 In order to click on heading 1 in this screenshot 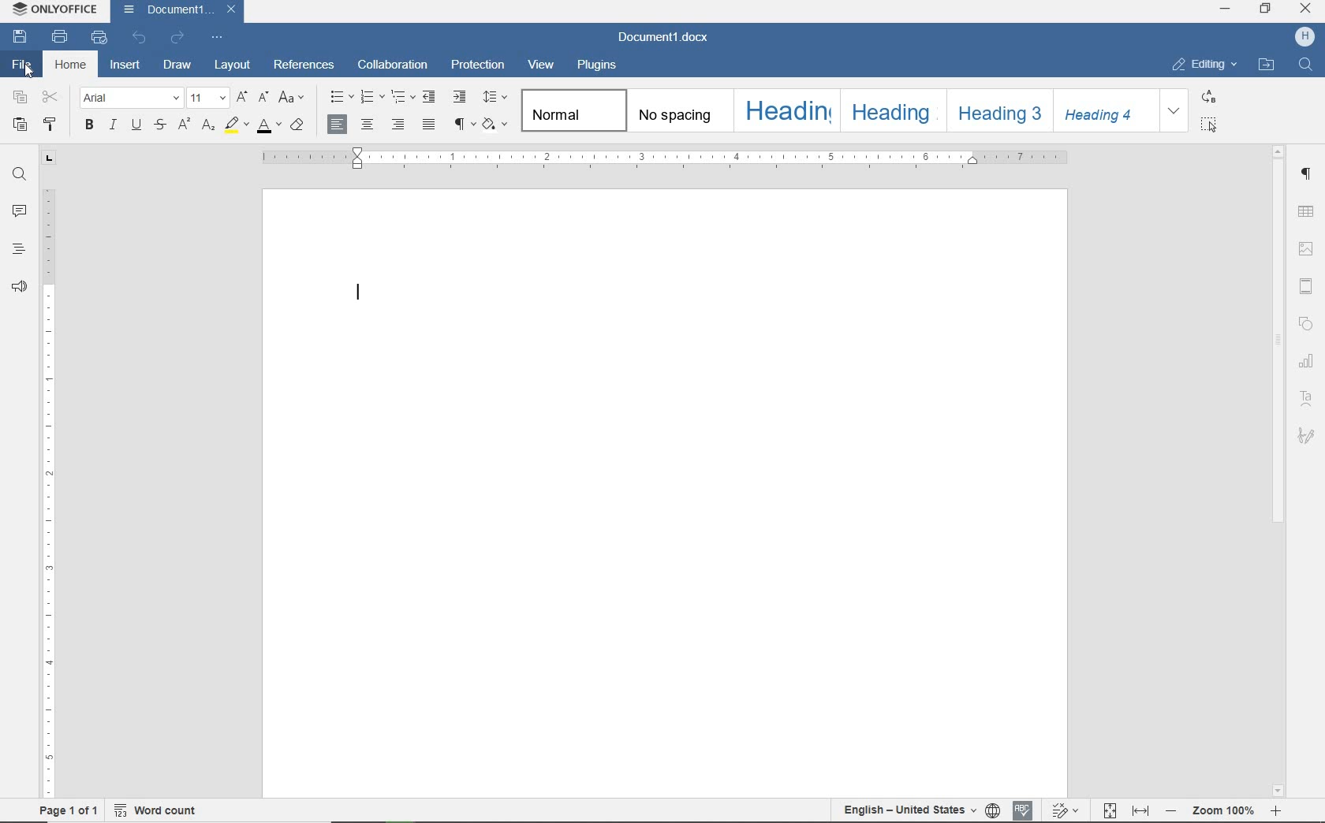, I will do `click(784, 110)`.